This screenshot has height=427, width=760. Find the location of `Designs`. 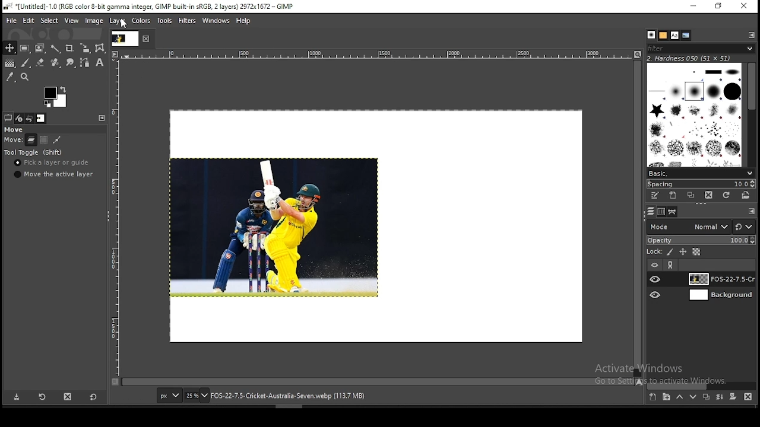

Designs is located at coordinates (695, 114).